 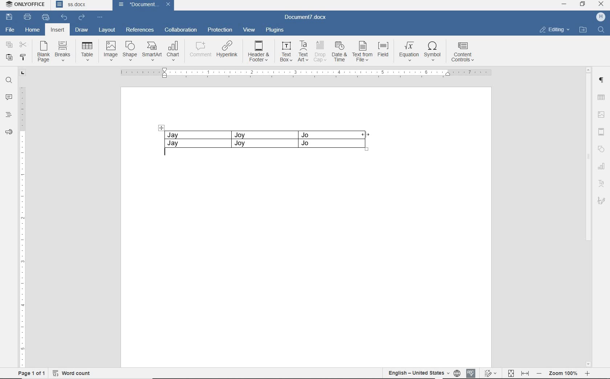 I want to click on HP, so click(x=600, y=16).